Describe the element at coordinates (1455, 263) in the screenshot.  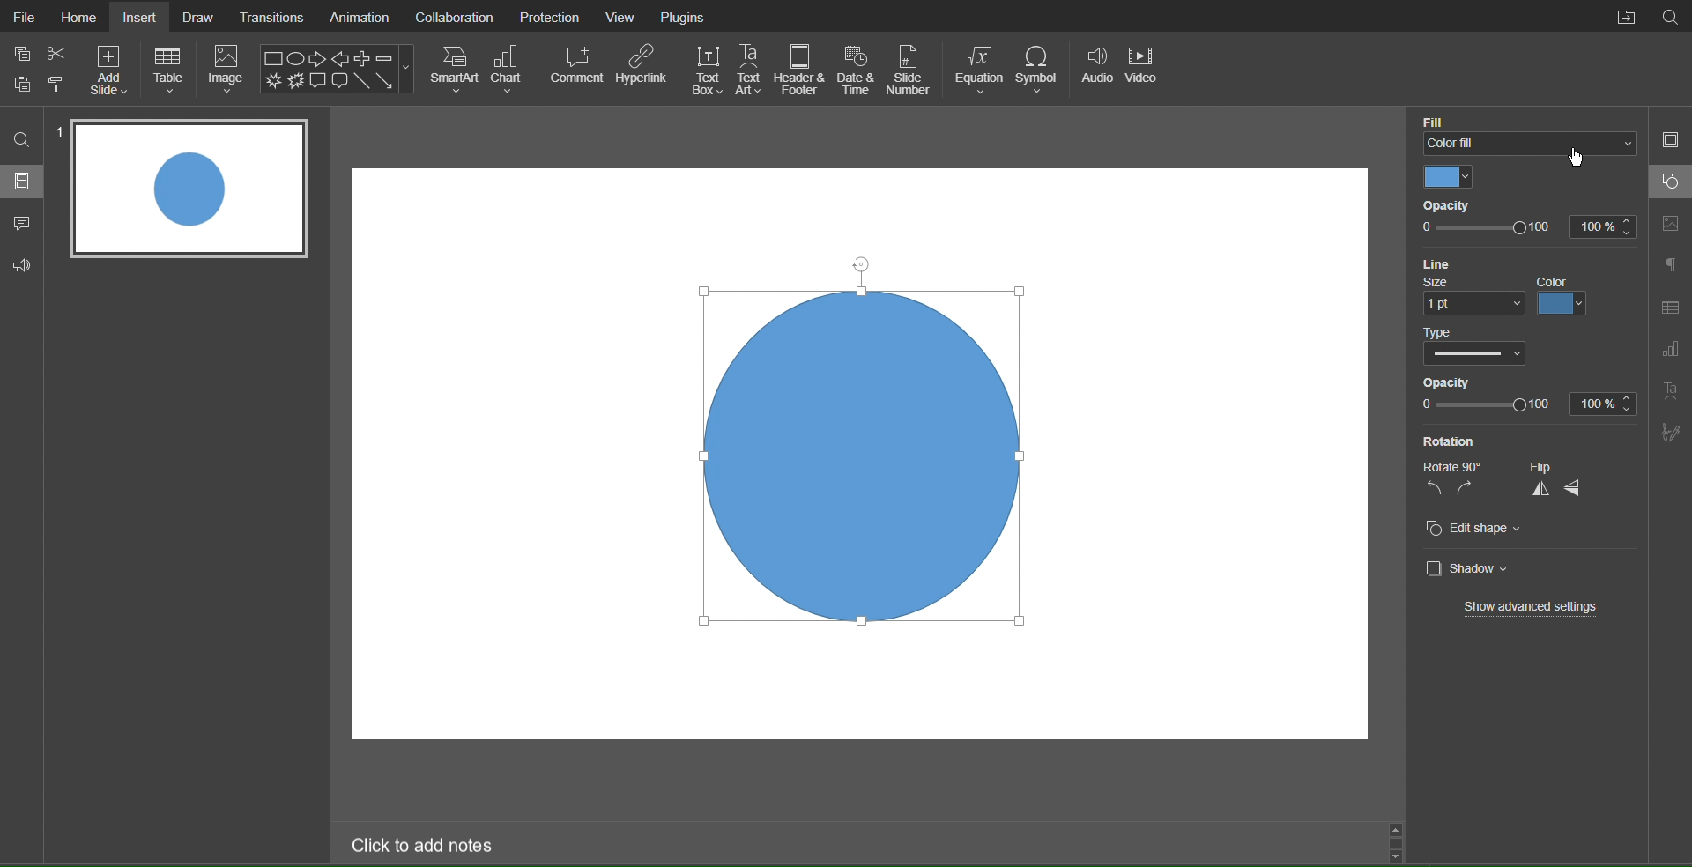
I see `Line Settings` at that location.